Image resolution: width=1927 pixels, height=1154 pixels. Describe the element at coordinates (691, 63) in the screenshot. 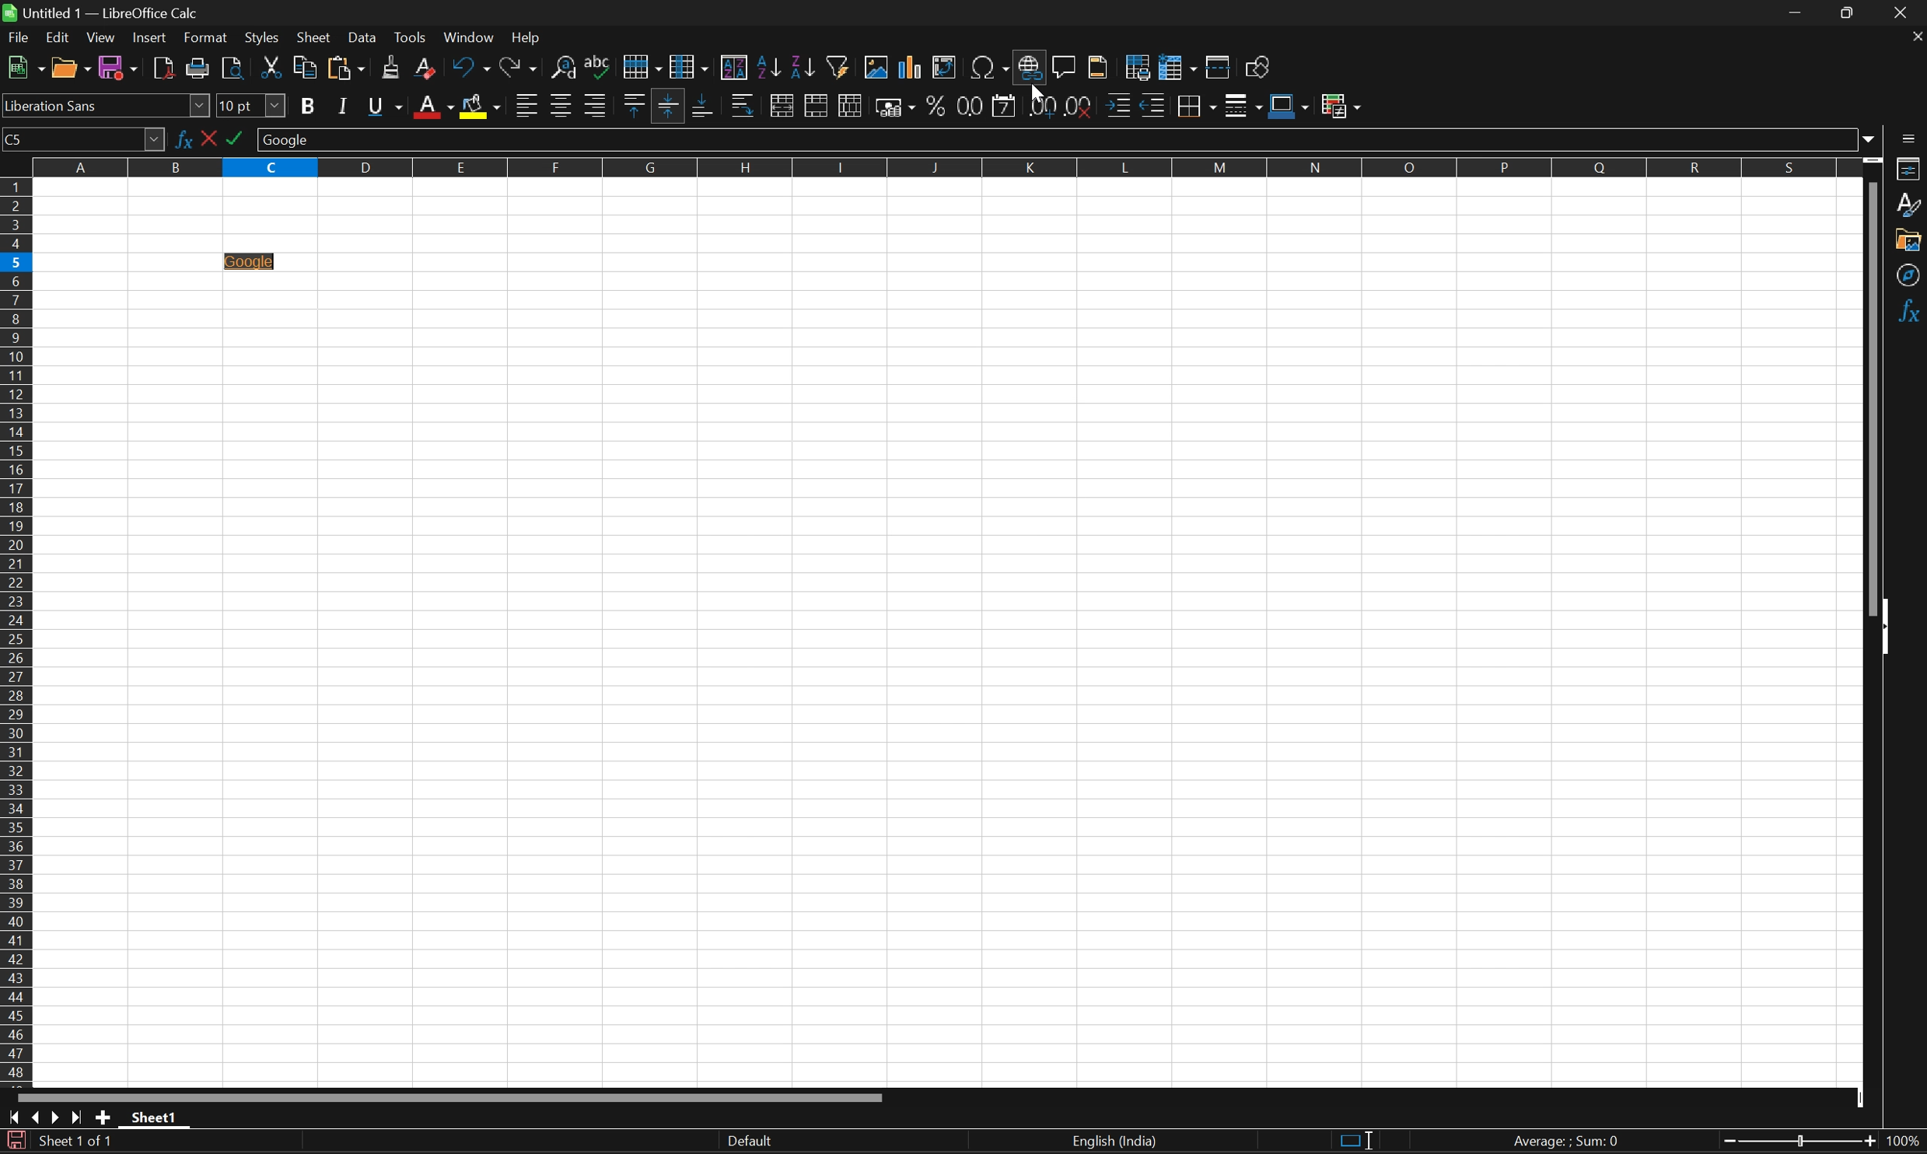

I see `Column` at that location.